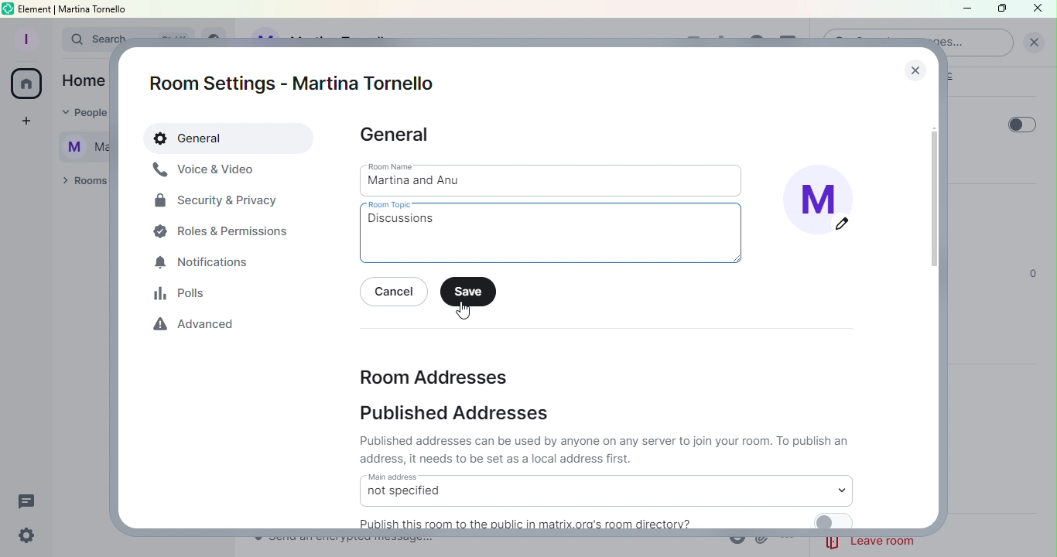 This screenshot has width=1057, height=557. I want to click on Close, so click(912, 66).